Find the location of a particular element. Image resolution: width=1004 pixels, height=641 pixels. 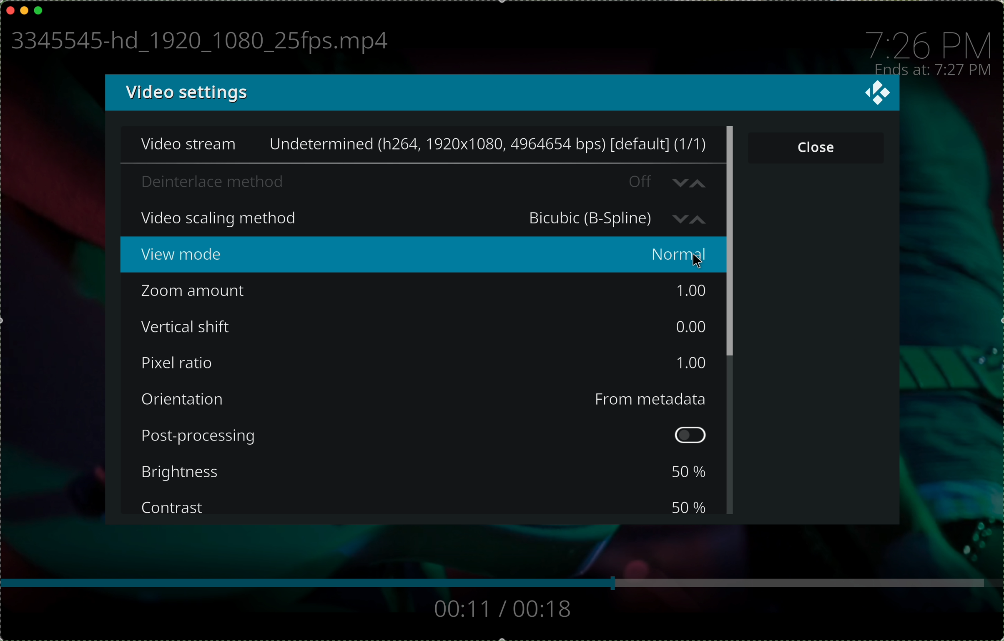

50 % is located at coordinates (687, 472).